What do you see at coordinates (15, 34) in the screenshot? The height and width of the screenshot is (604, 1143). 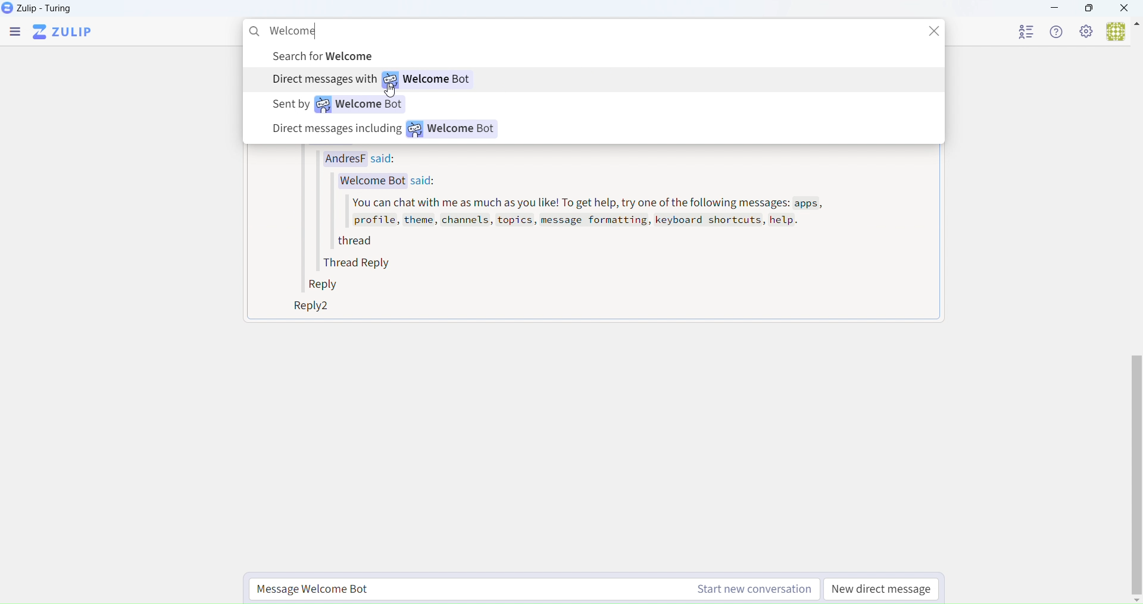 I see `Menu Bar` at bounding box center [15, 34].